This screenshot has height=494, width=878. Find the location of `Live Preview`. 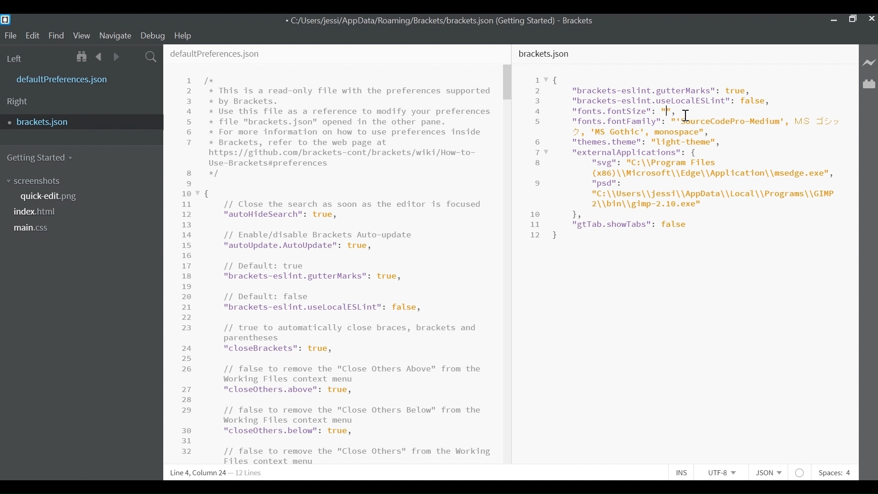

Live Preview is located at coordinates (870, 61).